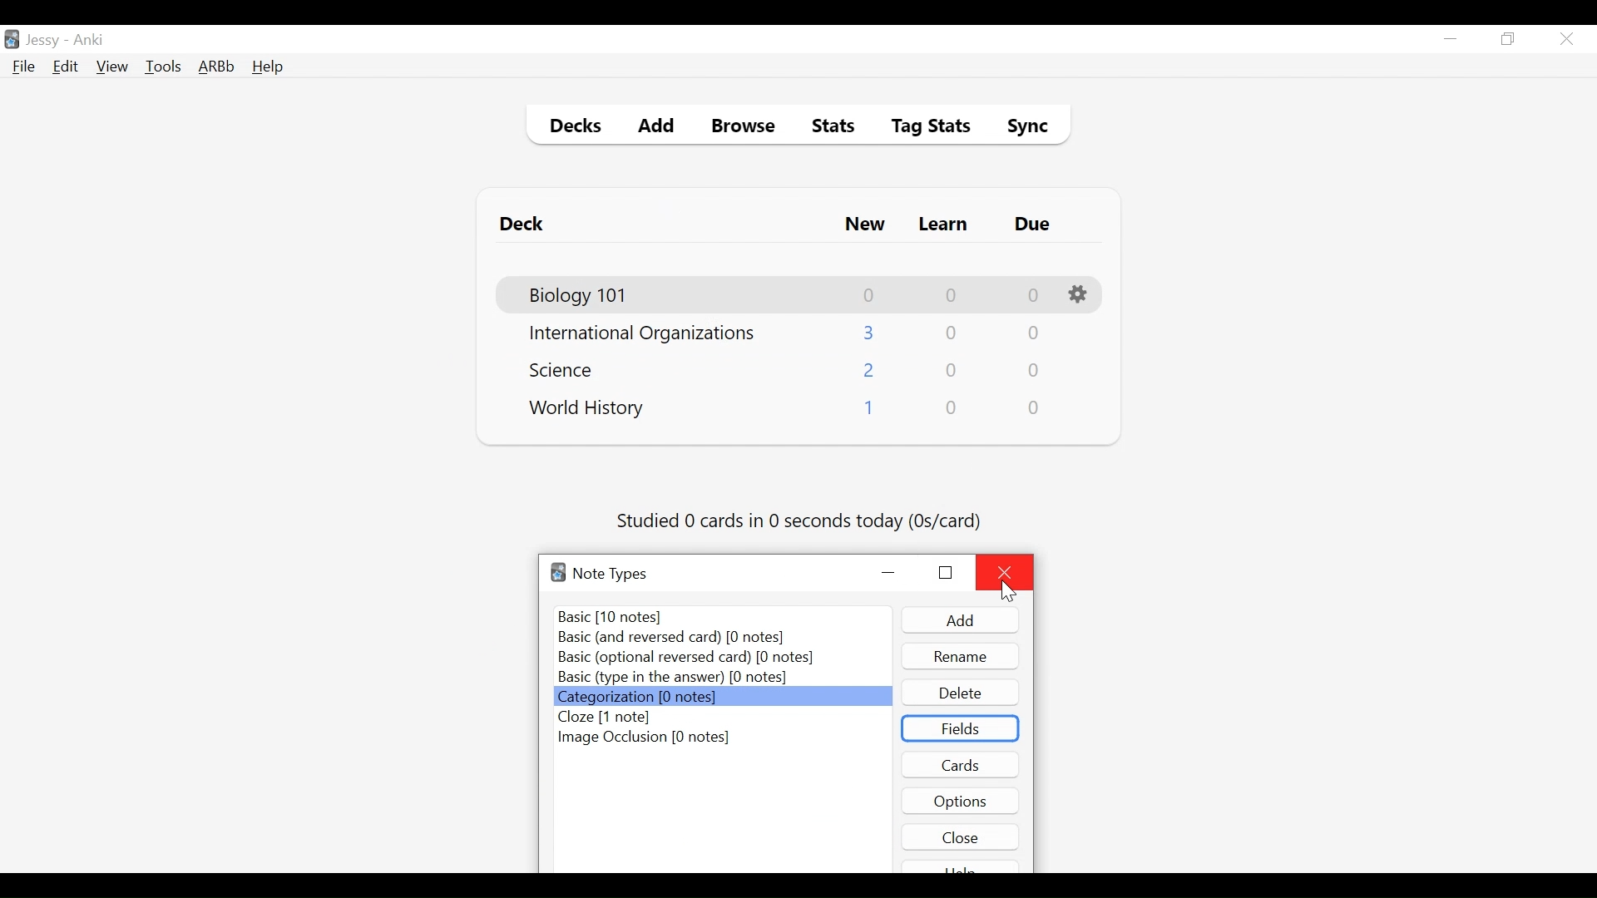  I want to click on Restore, so click(946, 571).